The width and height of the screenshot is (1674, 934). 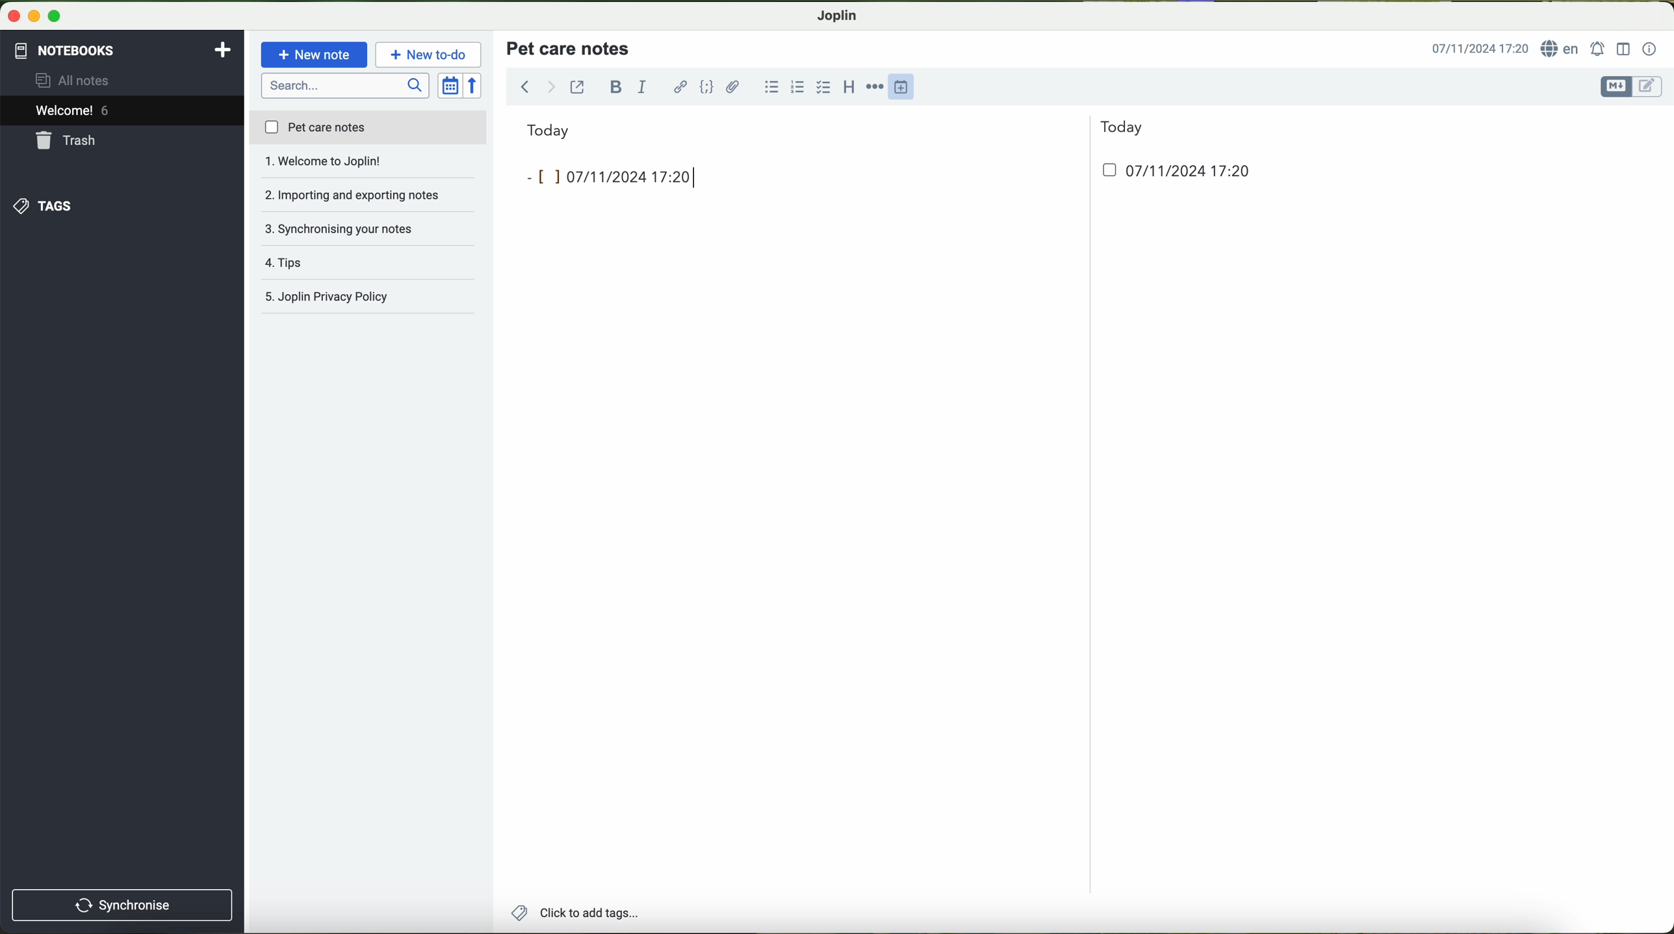 What do you see at coordinates (76, 81) in the screenshot?
I see `all notes` at bounding box center [76, 81].